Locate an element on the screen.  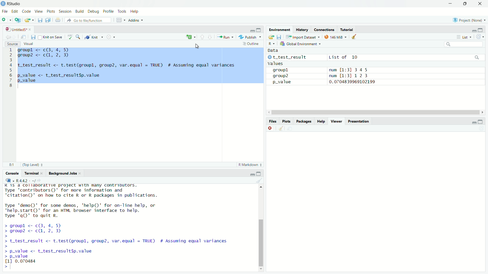
Build is located at coordinates (80, 11).